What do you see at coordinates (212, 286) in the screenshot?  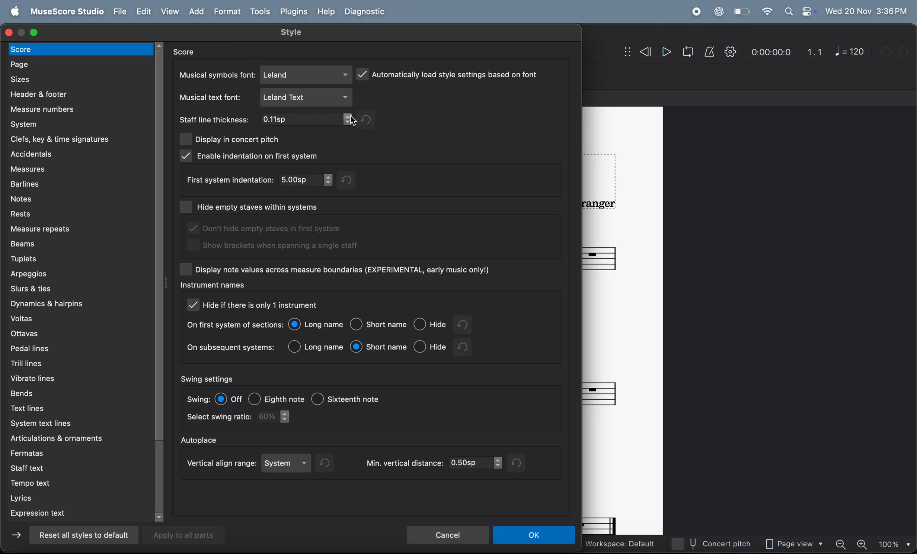 I see `instruments` at bounding box center [212, 286].